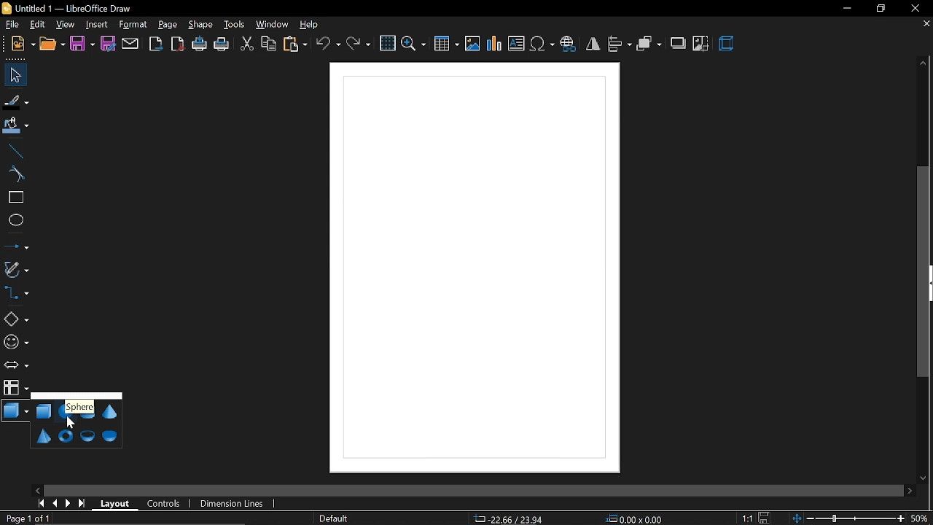  I want to click on undo, so click(328, 43).